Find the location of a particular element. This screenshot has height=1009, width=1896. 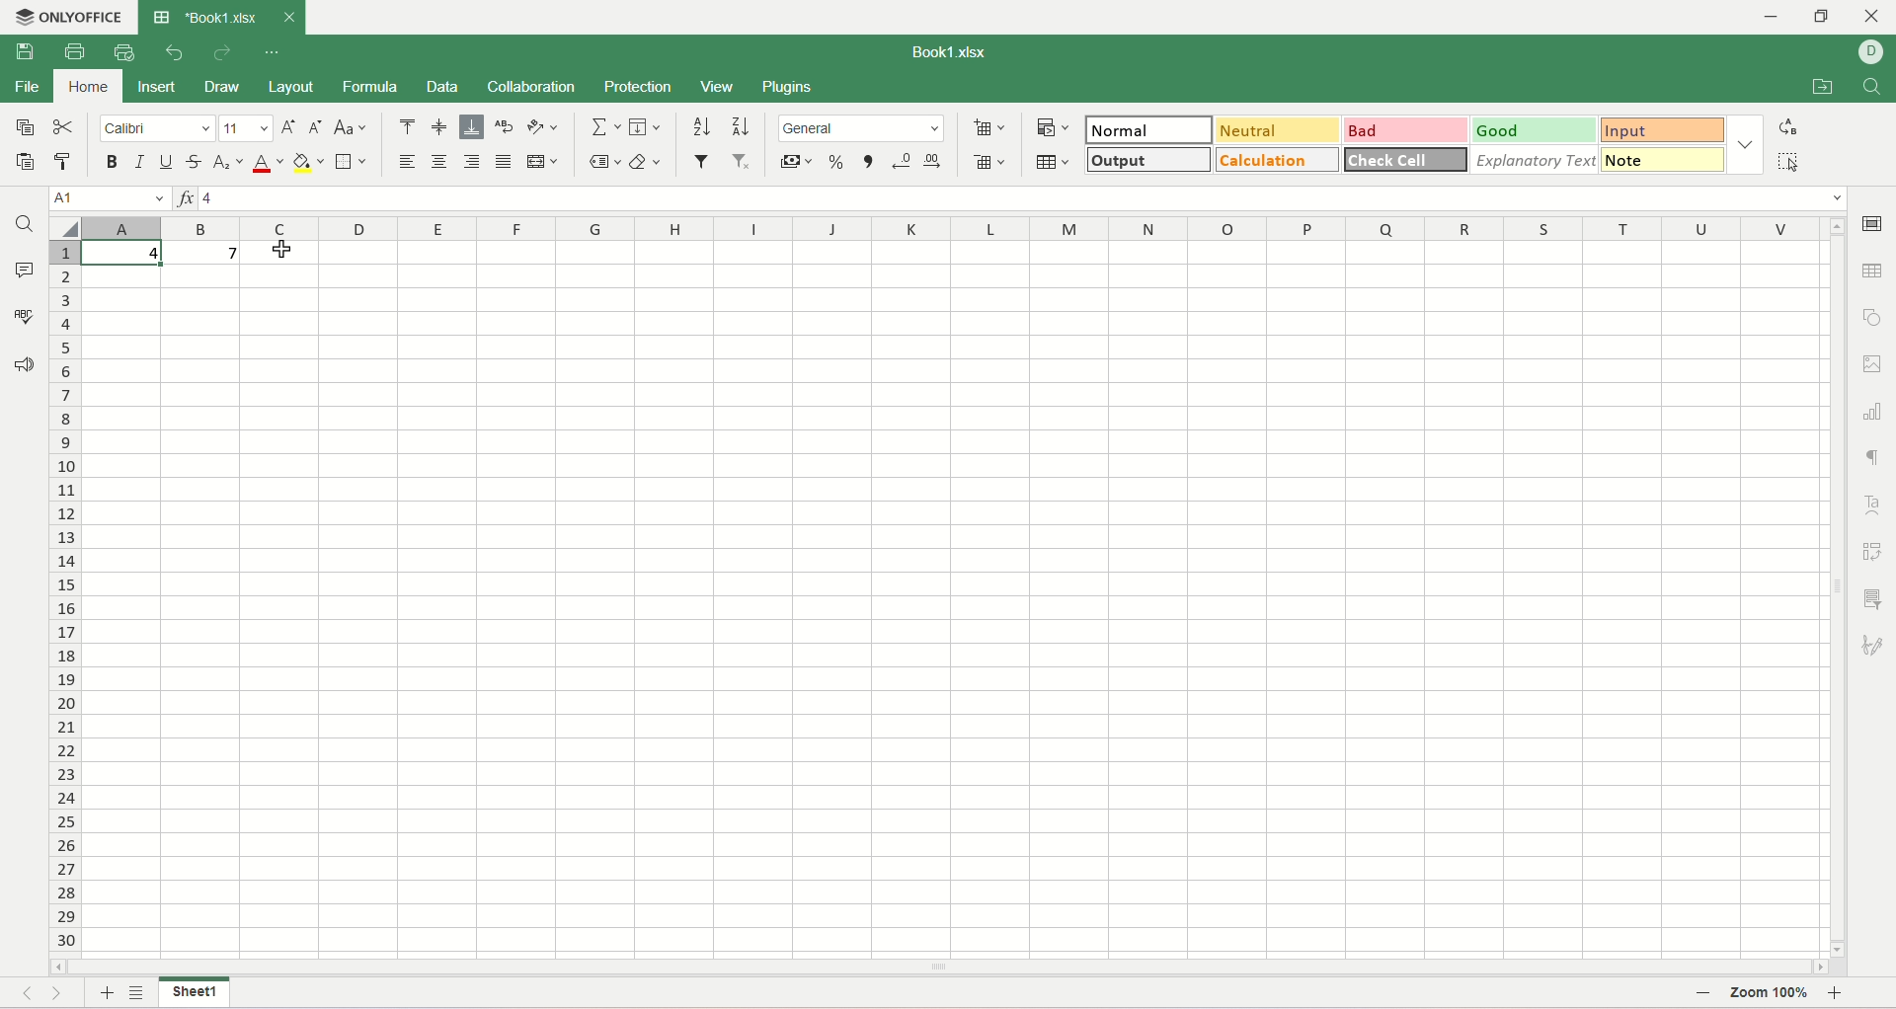

currency format is located at coordinates (795, 161).